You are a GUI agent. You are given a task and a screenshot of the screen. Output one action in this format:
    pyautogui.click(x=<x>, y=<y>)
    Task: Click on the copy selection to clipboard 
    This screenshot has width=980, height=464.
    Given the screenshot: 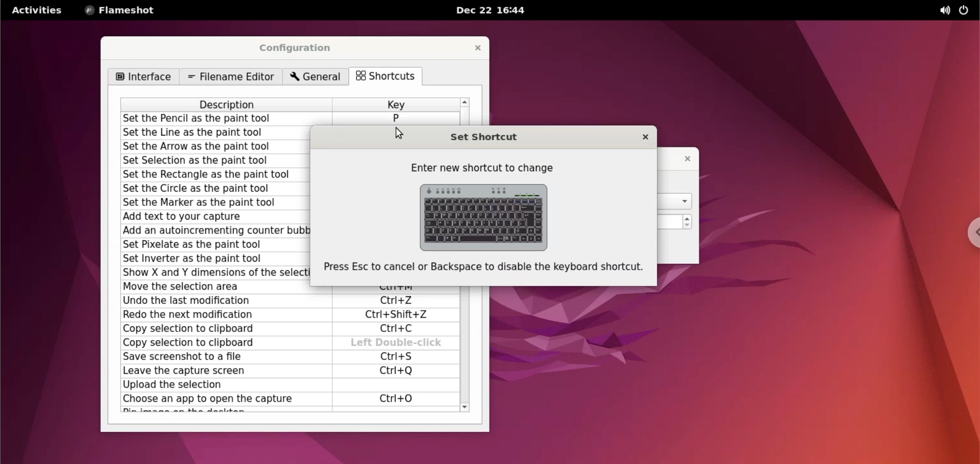 What is the action you would take?
    pyautogui.click(x=222, y=330)
    